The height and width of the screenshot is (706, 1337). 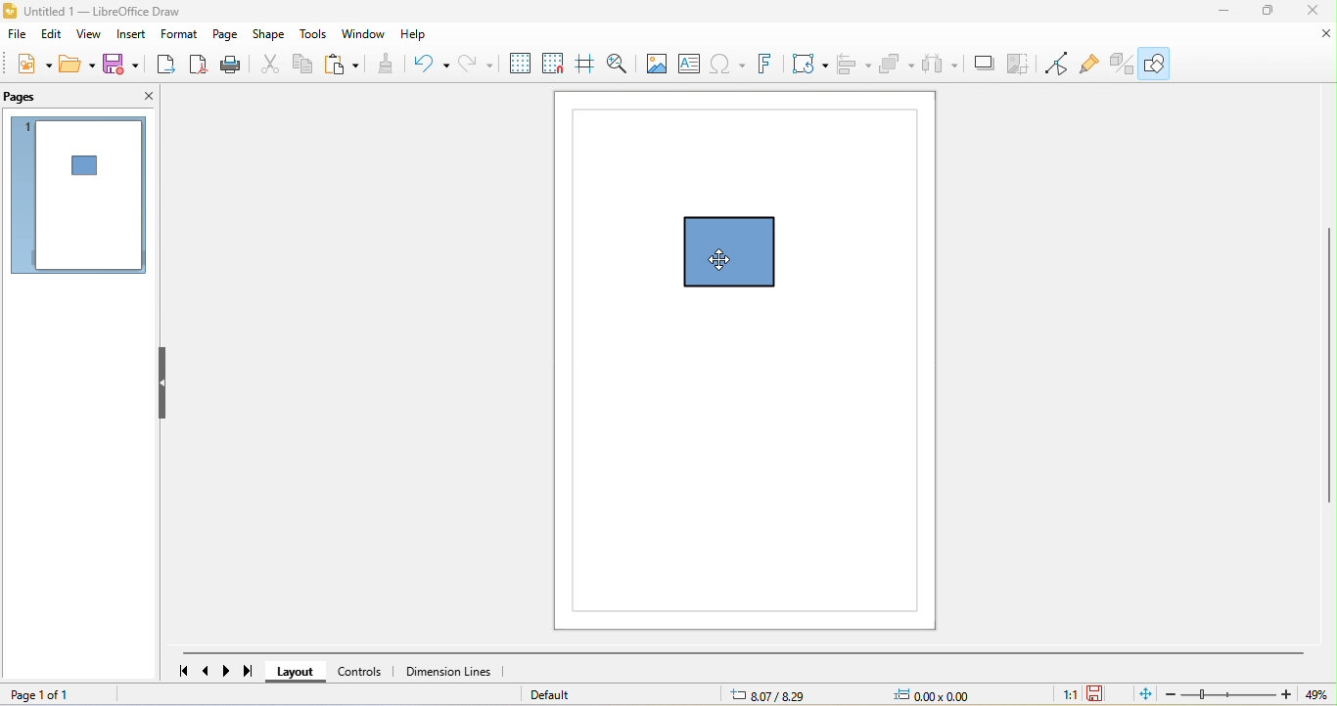 I want to click on cursor, so click(x=716, y=258).